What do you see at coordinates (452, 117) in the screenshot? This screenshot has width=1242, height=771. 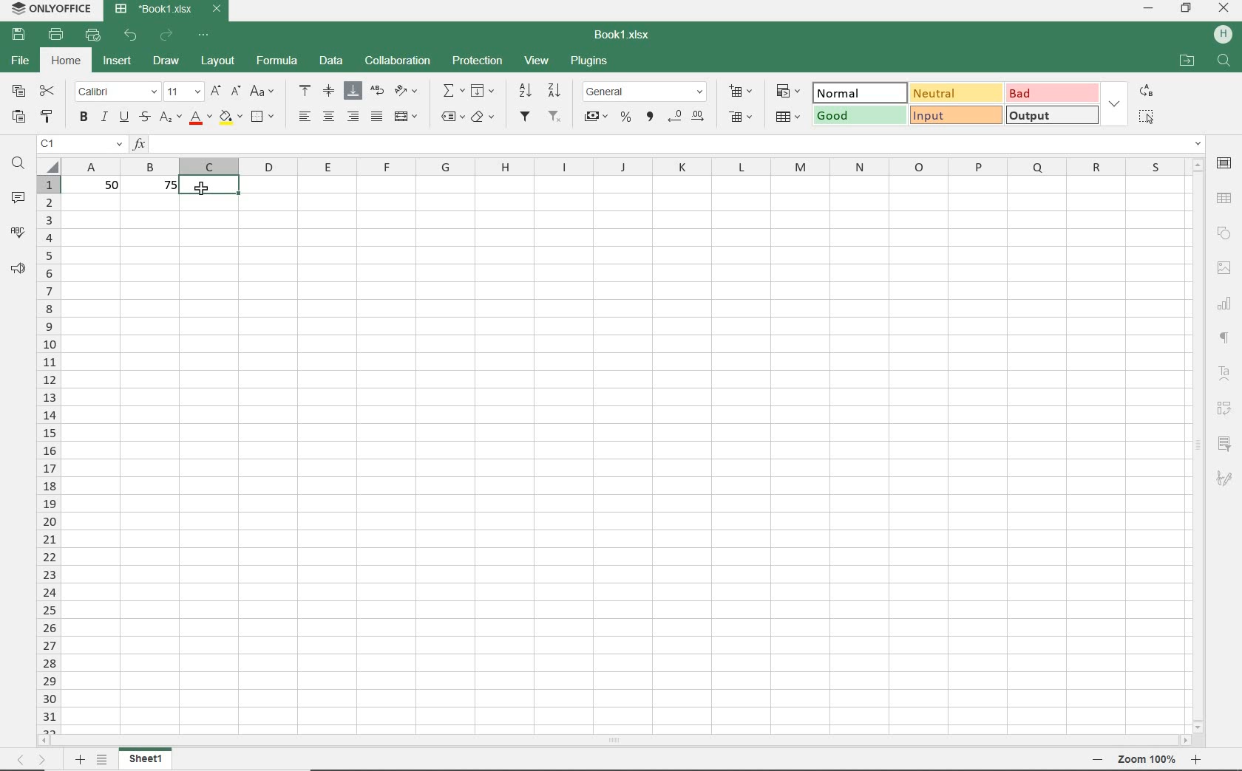 I see `named ranges` at bounding box center [452, 117].